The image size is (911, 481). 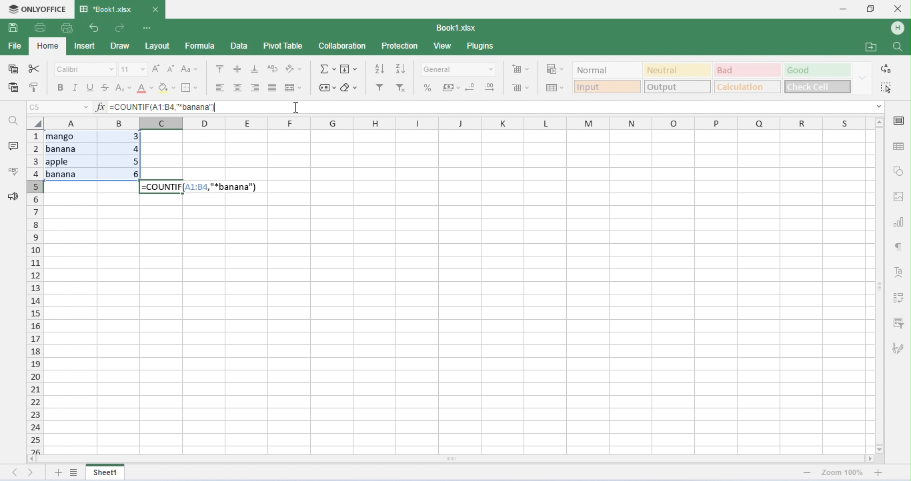 I want to click on check cell, so click(x=816, y=87).